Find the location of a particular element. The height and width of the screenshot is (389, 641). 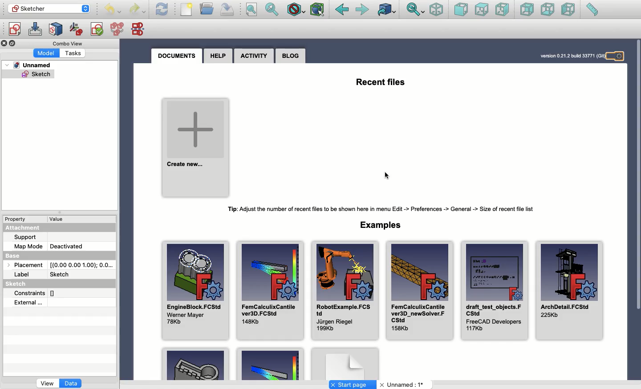

Start page is located at coordinates (353, 384).